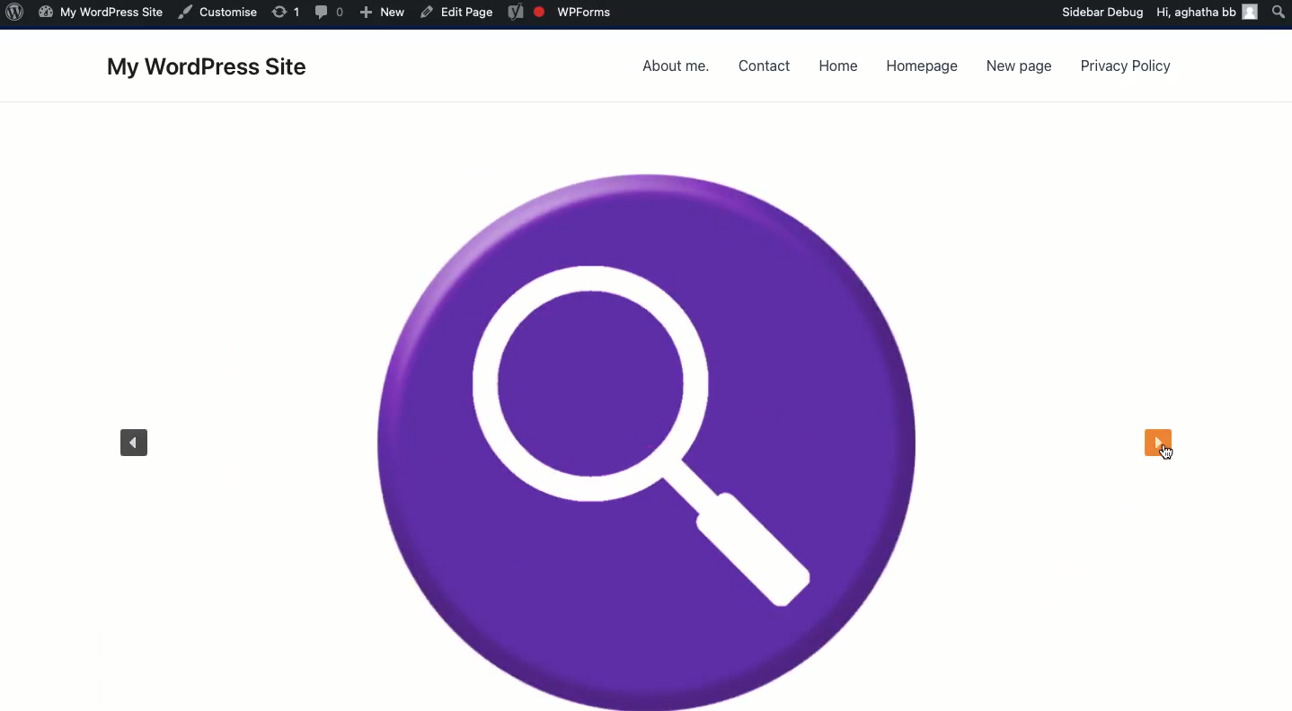 The width and height of the screenshot is (1292, 711). Describe the element at coordinates (17, 15) in the screenshot. I see `Wordpress` at that location.